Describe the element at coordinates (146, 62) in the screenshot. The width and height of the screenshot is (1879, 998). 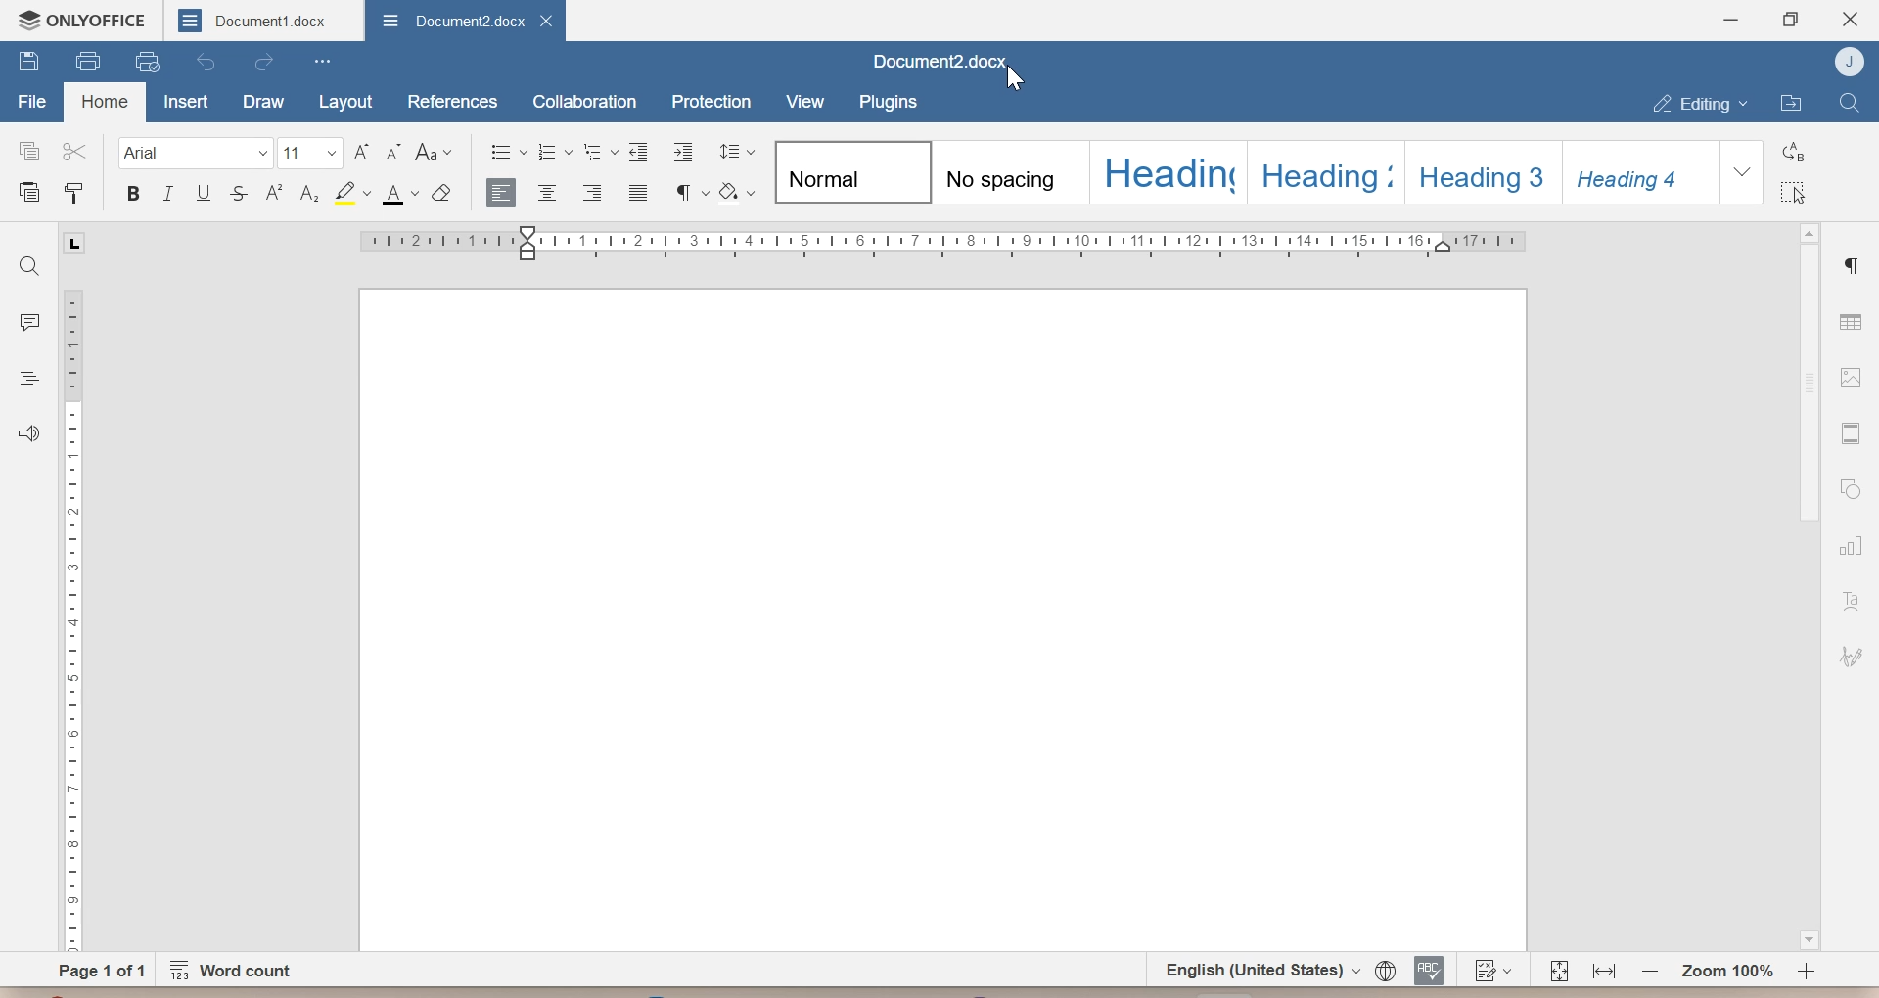
I see `Quick print` at that location.